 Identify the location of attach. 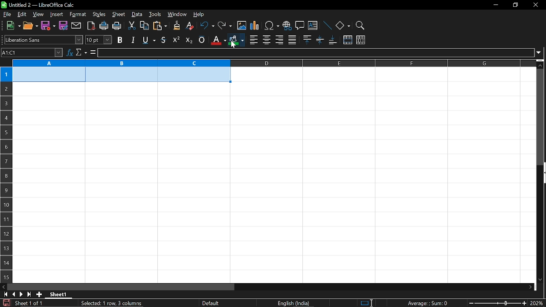
(76, 25).